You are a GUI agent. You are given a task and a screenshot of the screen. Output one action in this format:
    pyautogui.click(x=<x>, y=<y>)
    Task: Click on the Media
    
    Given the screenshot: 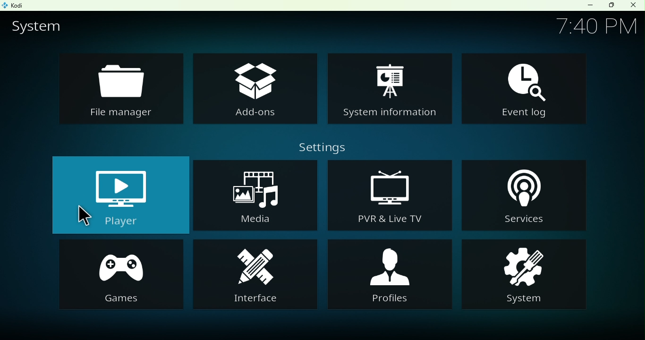 What is the action you would take?
    pyautogui.click(x=257, y=196)
    